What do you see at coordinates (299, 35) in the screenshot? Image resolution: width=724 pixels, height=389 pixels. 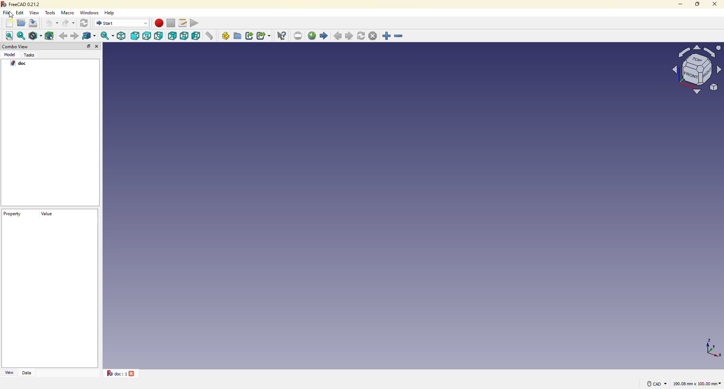 I see `set url` at bounding box center [299, 35].